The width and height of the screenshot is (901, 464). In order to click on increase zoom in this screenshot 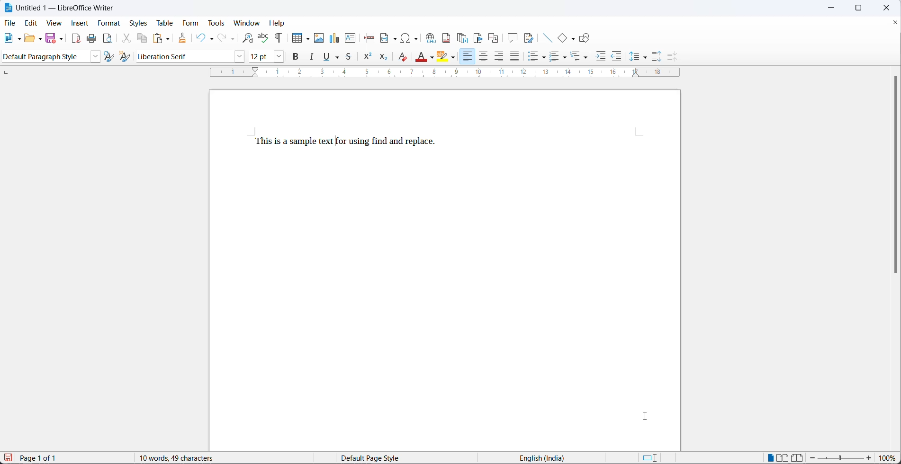, I will do `click(870, 459)`.